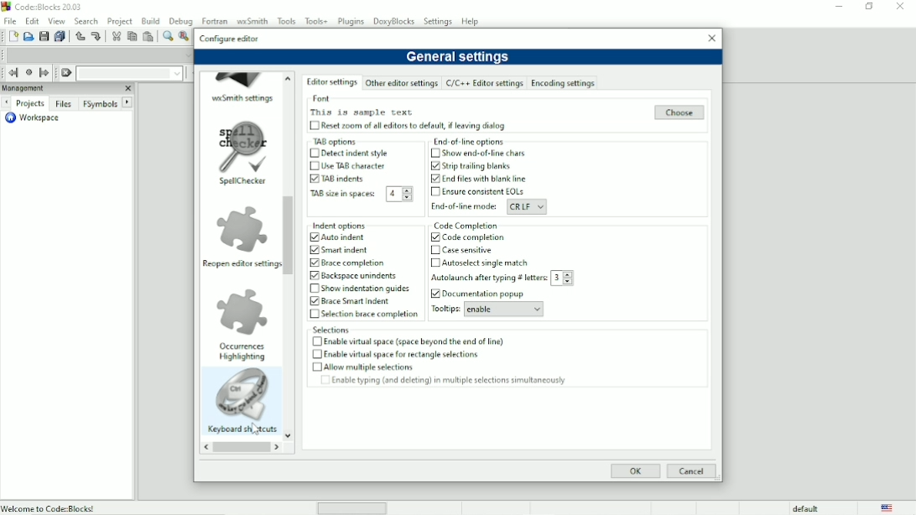 The height and width of the screenshot is (515, 916). I want to click on Vertical scrollbar, so click(291, 236).